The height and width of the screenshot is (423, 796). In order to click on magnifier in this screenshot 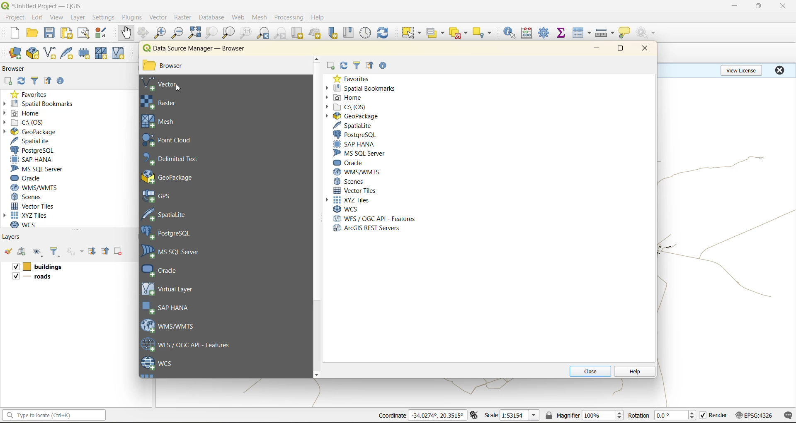, I will do `click(562, 415)`.